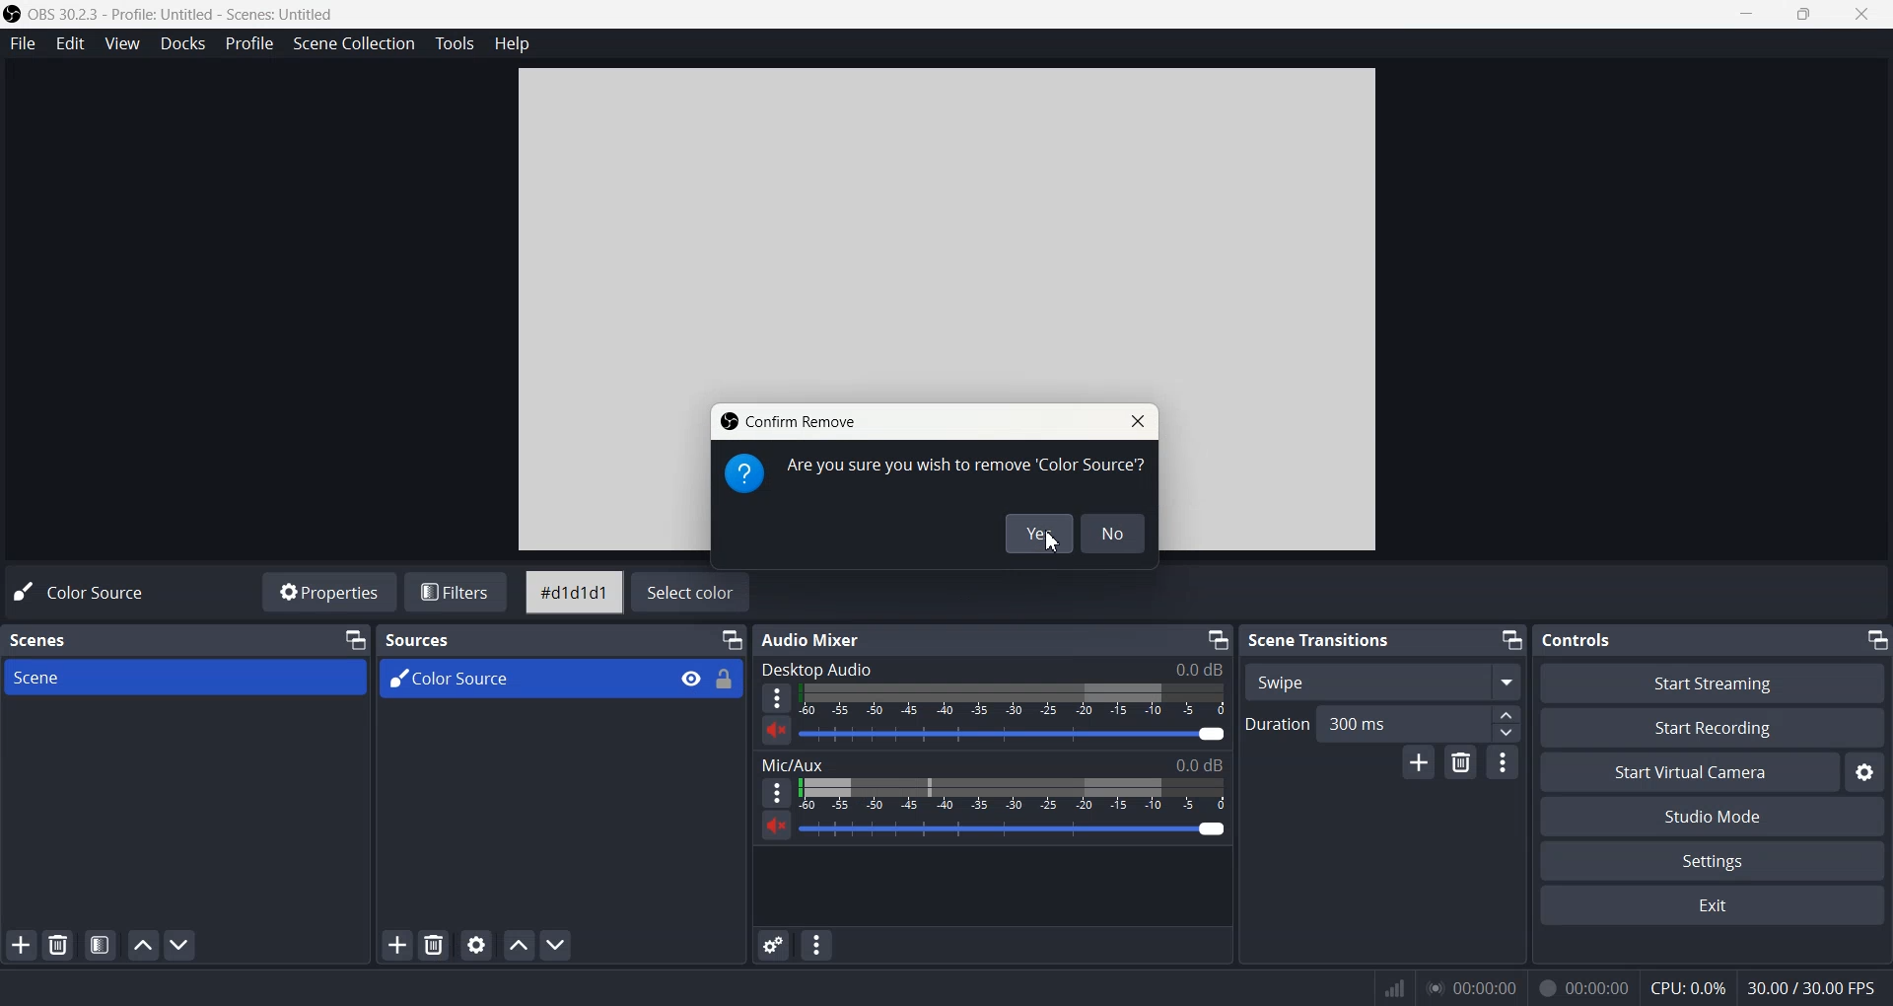 The width and height of the screenshot is (1893, 1006). What do you see at coordinates (1014, 828) in the screenshot?
I see `Volume Adjuster` at bounding box center [1014, 828].